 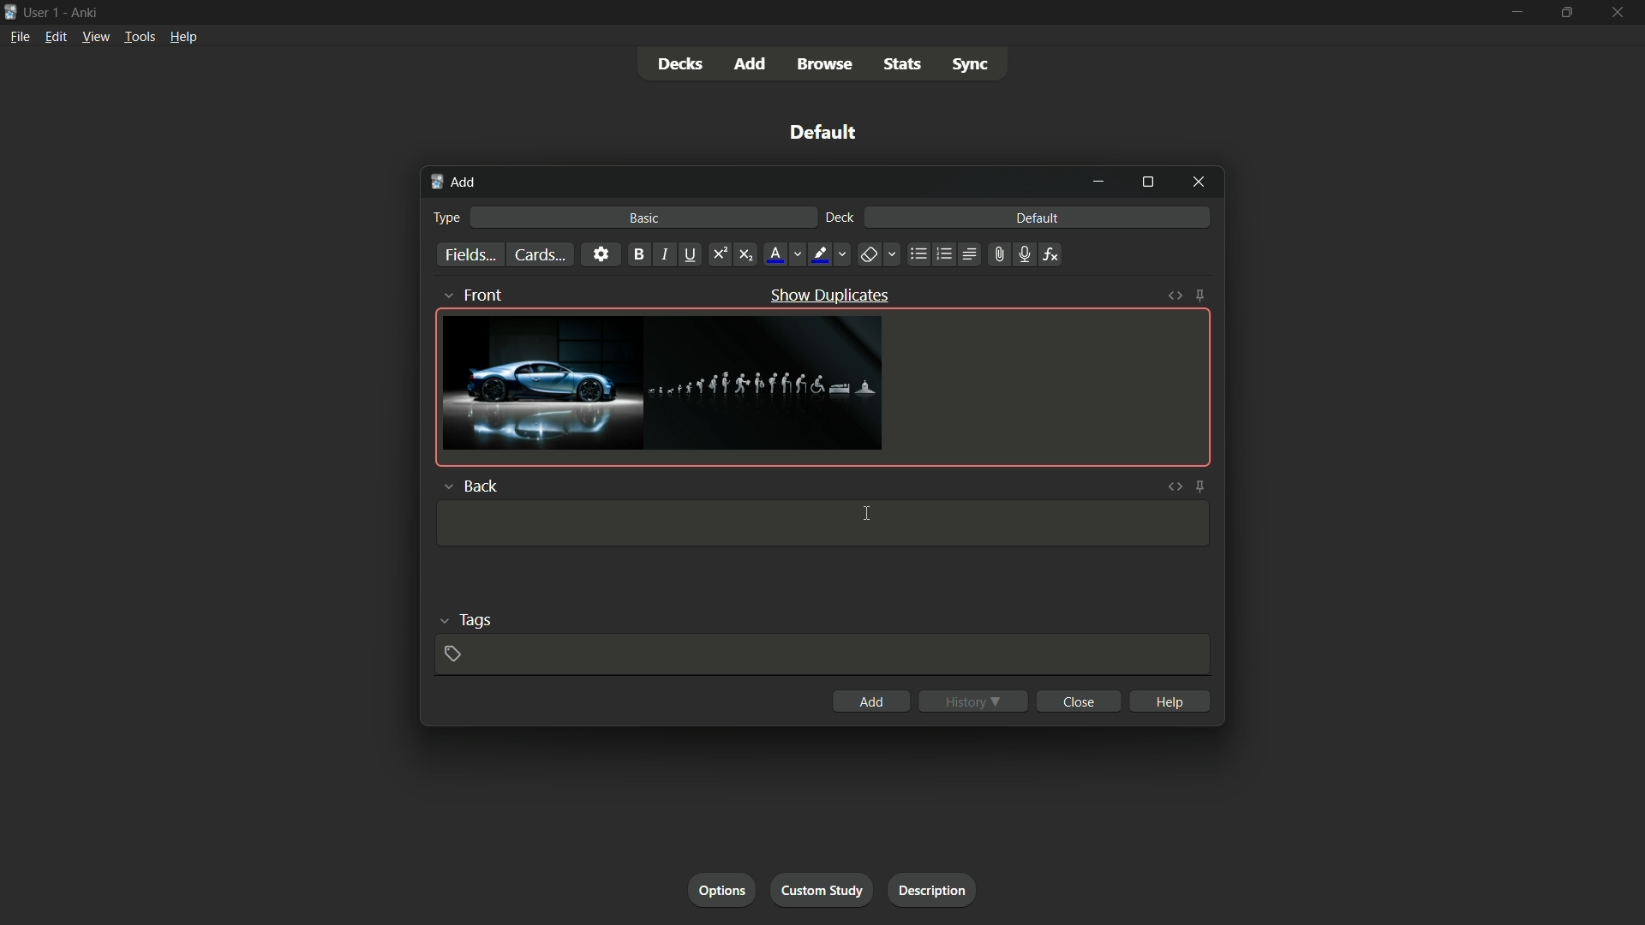 What do you see at coordinates (972, 254) in the screenshot?
I see `alignment` at bounding box center [972, 254].